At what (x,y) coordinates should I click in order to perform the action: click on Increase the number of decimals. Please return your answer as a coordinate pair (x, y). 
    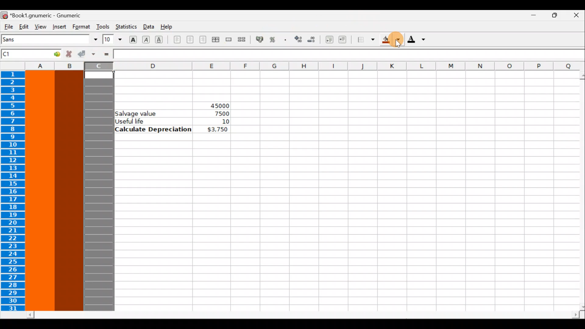
    Looking at the image, I should click on (298, 40).